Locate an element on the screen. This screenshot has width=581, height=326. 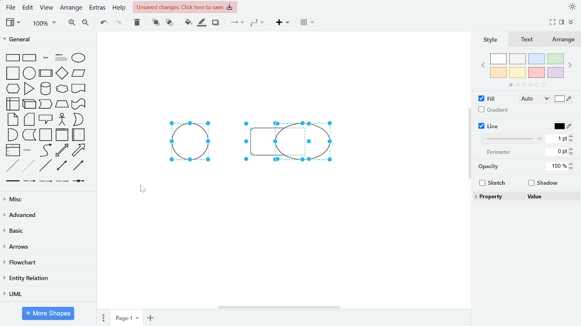
misc is located at coordinates (46, 199).